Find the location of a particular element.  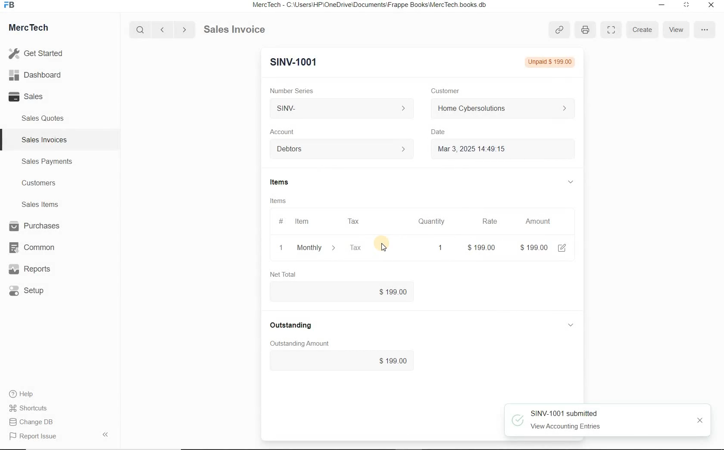

hide sub menu is located at coordinates (565, 181).